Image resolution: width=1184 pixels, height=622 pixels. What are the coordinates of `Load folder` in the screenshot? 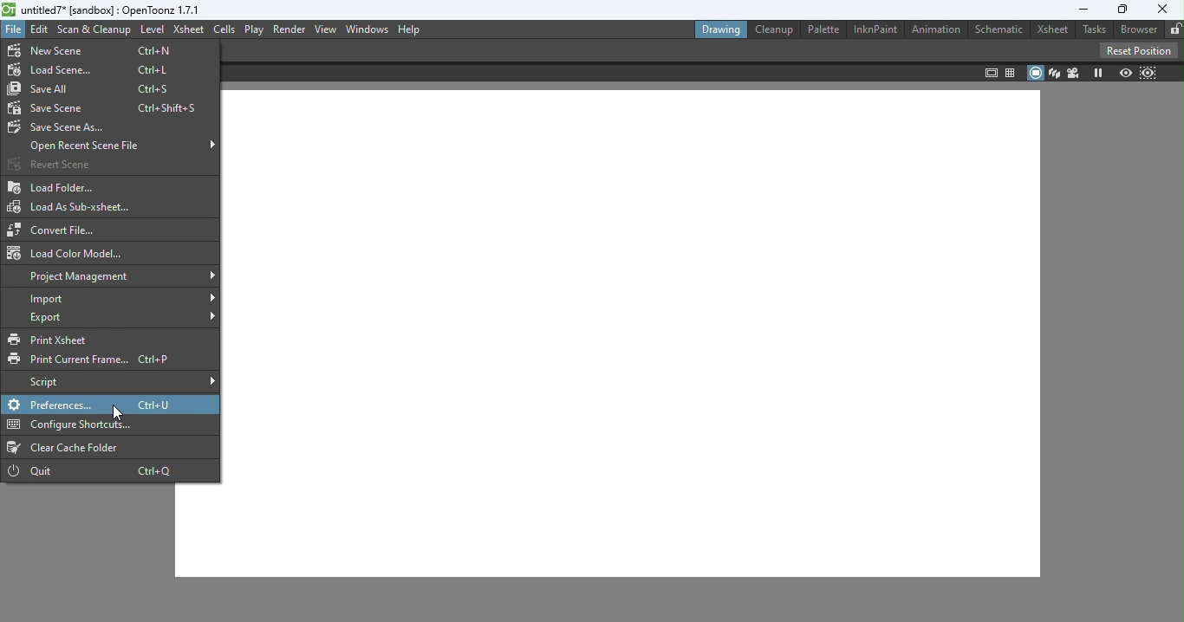 It's located at (55, 187).